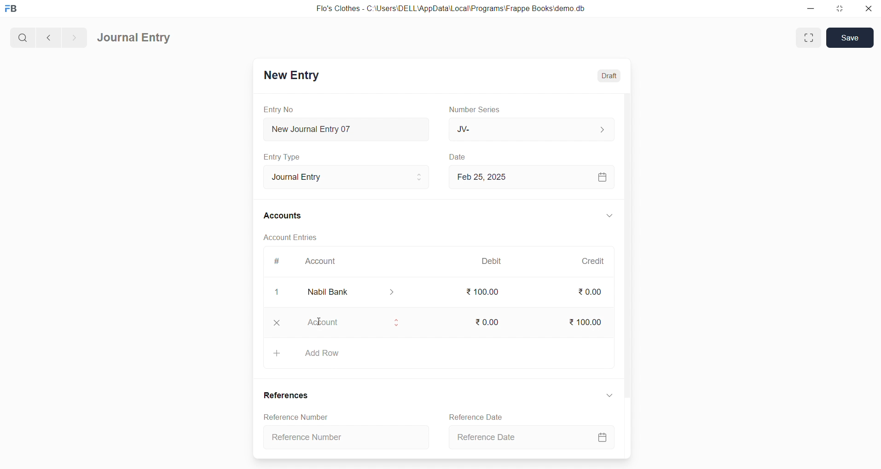 This screenshot has width=881, height=469. What do you see at coordinates (319, 326) in the screenshot?
I see `cursor` at bounding box center [319, 326].